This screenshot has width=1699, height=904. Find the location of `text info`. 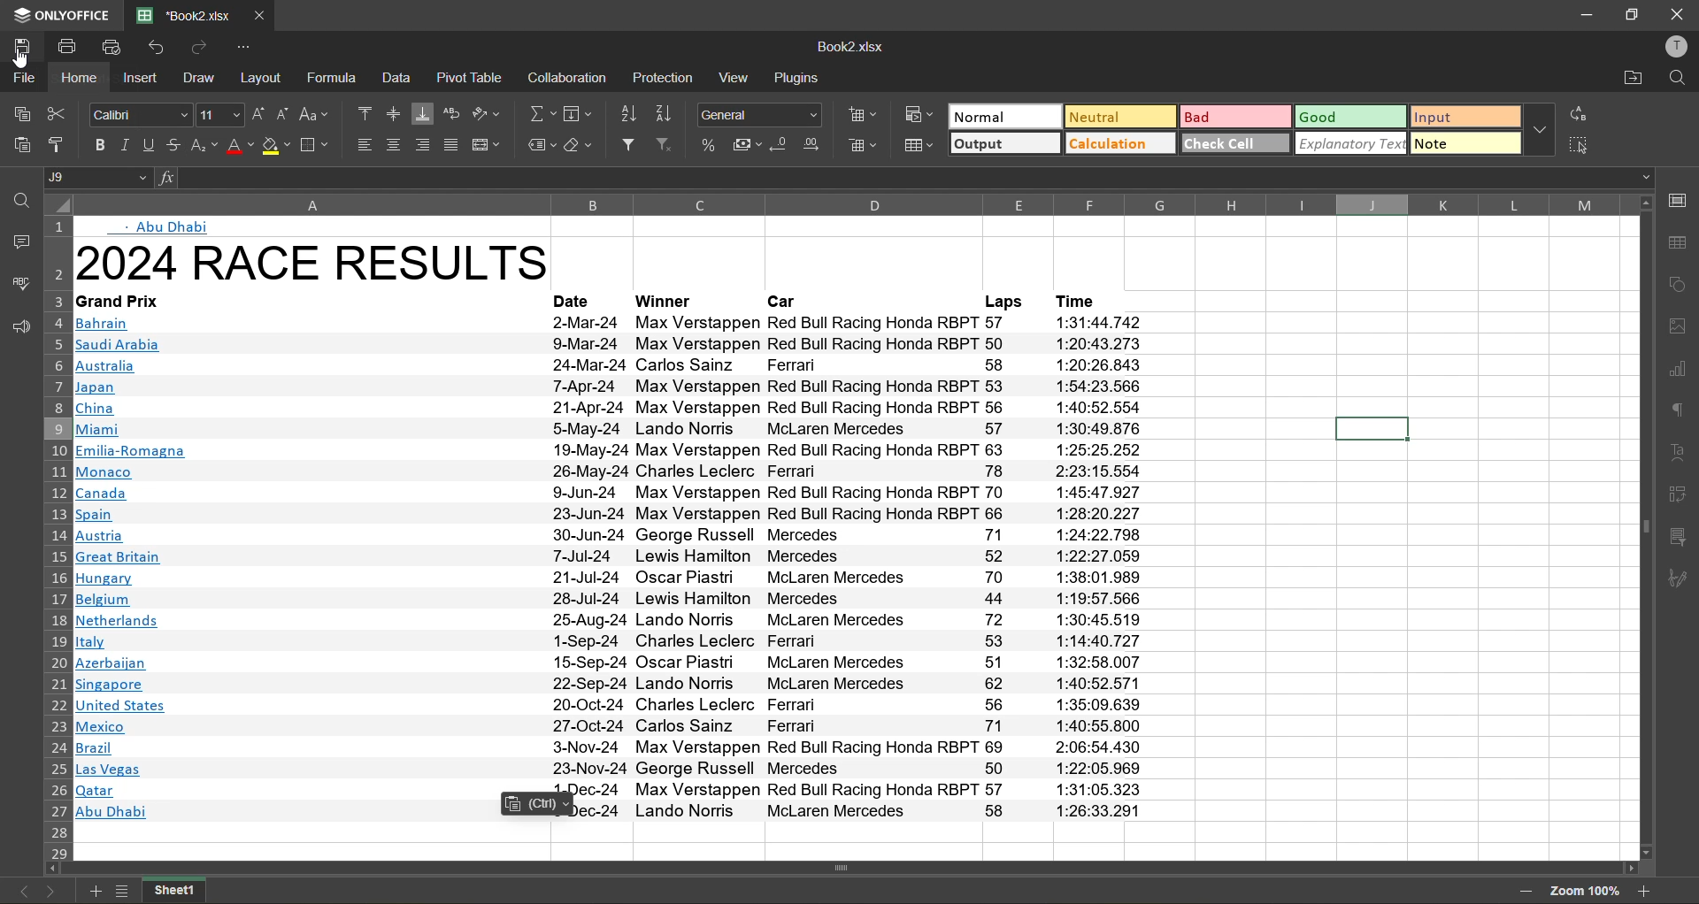

text info is located at coordinates (614, 810).